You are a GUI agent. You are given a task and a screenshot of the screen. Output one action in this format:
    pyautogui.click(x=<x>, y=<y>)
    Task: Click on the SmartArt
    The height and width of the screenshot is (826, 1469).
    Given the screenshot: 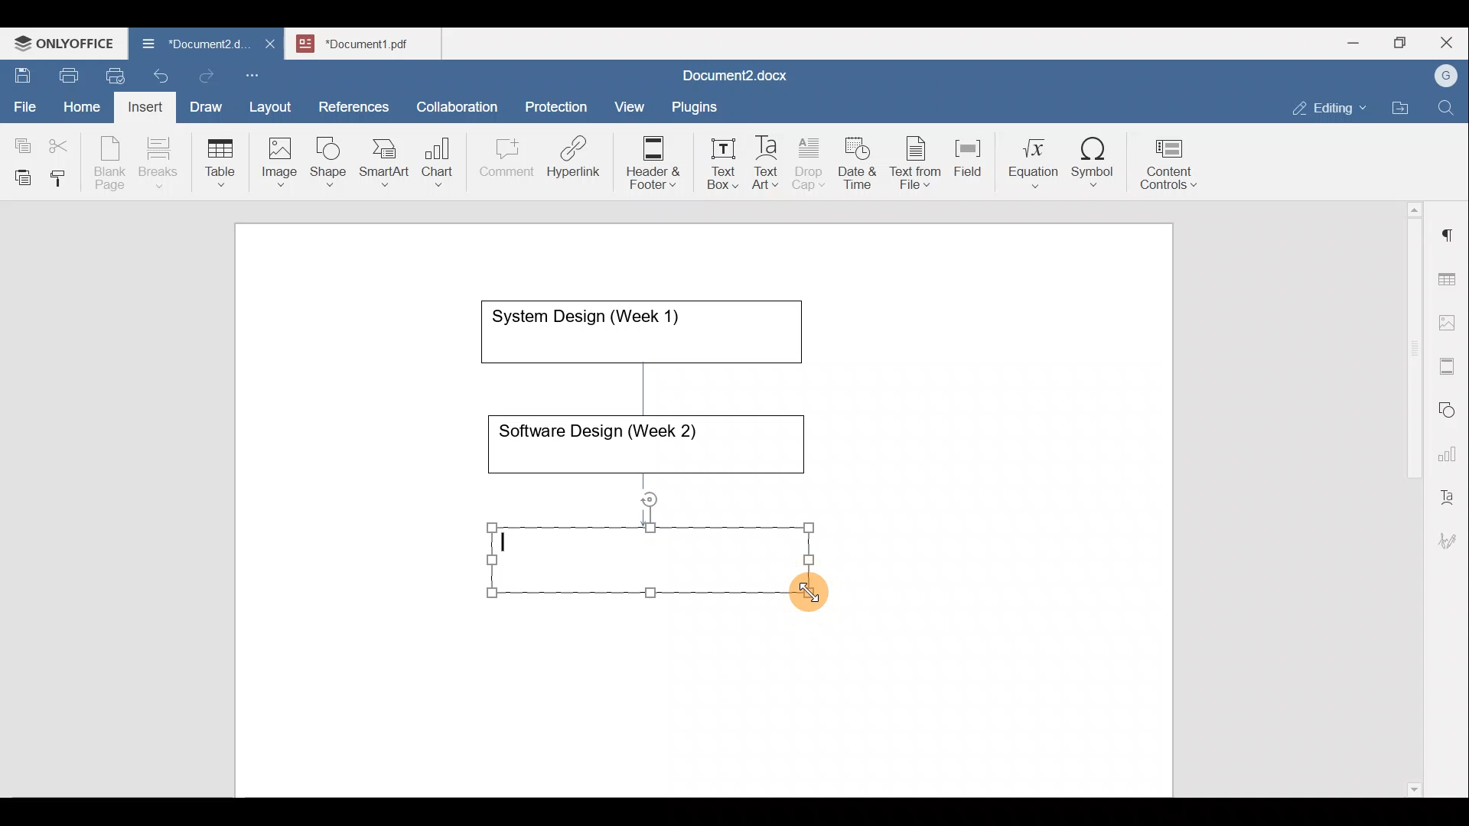 What is the action you would take?
    pyautogui.click(x=382, y=159)
    